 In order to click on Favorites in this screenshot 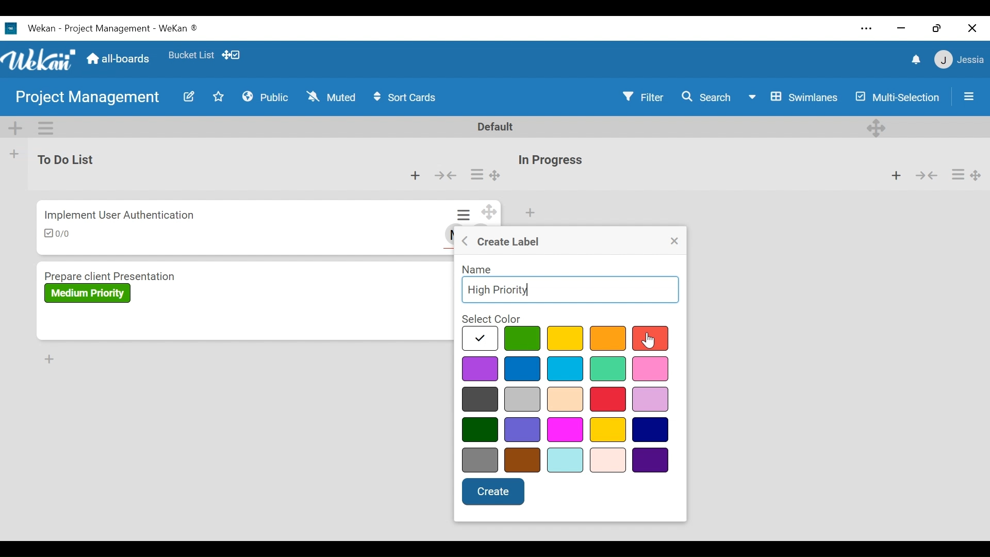, I will do `click(191, 53)`.